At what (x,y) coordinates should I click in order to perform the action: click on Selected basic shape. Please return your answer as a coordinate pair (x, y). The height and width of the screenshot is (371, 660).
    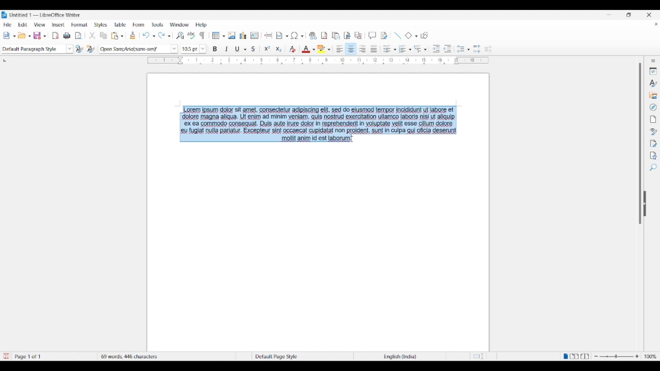
    Looking at the image, I should click on (408, 35).